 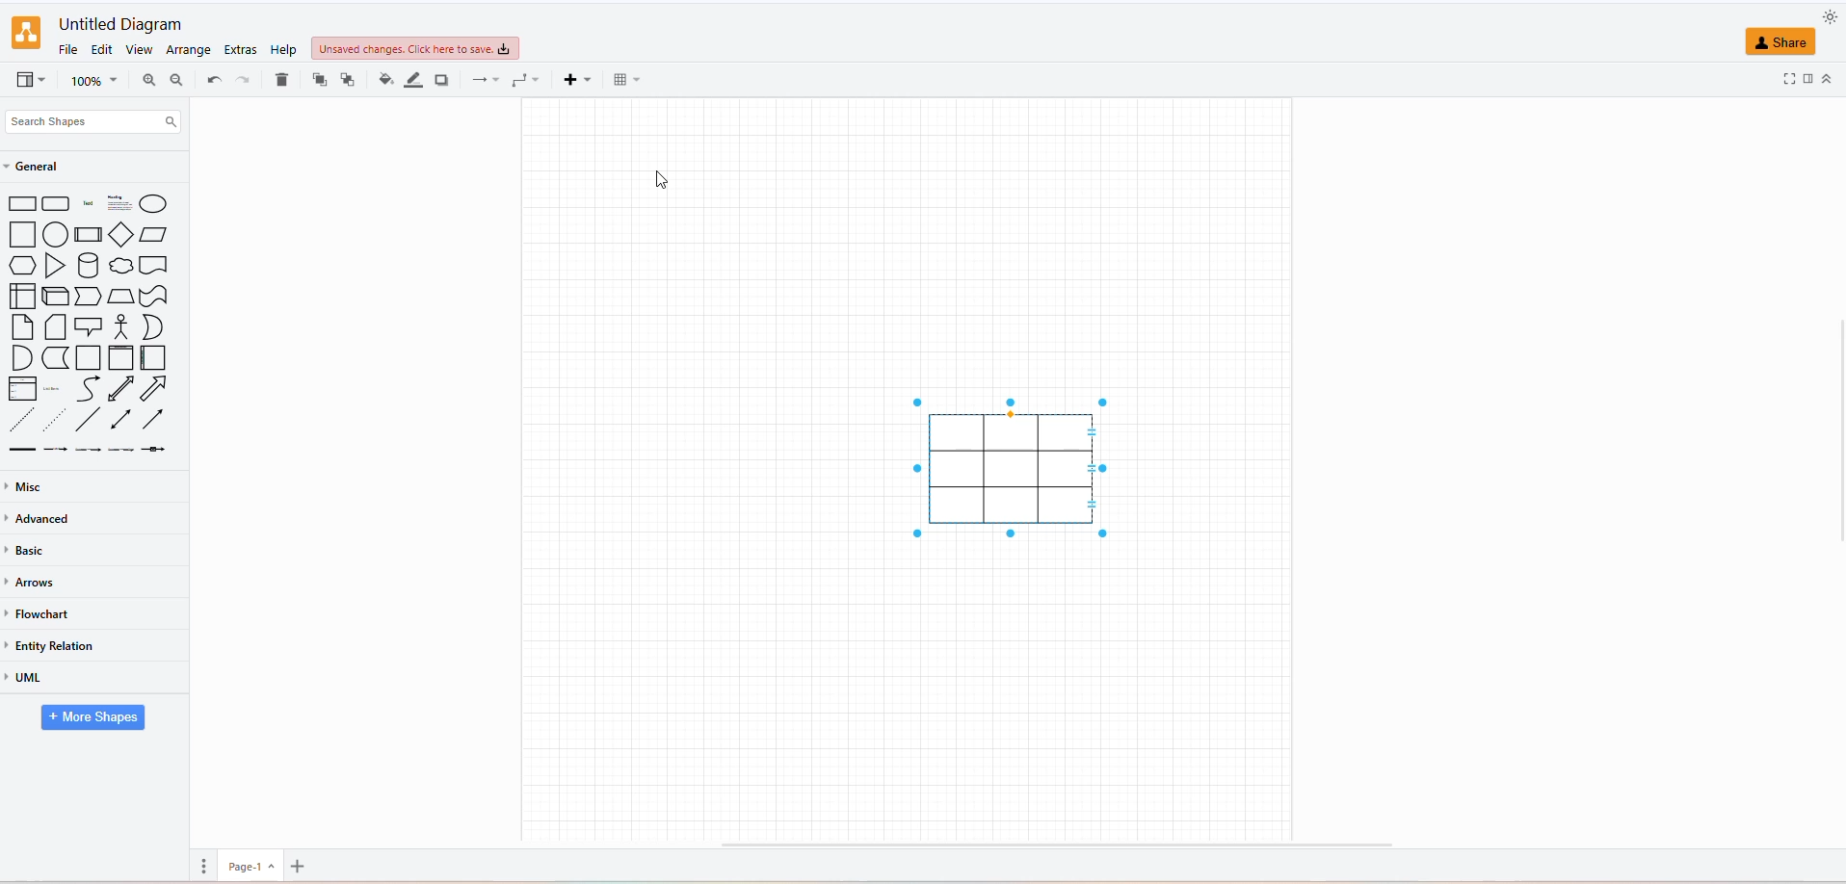 What do you see at coordinates (1780, 45) in the screenshot?
I see `share` at bounding box center [1780, 45].